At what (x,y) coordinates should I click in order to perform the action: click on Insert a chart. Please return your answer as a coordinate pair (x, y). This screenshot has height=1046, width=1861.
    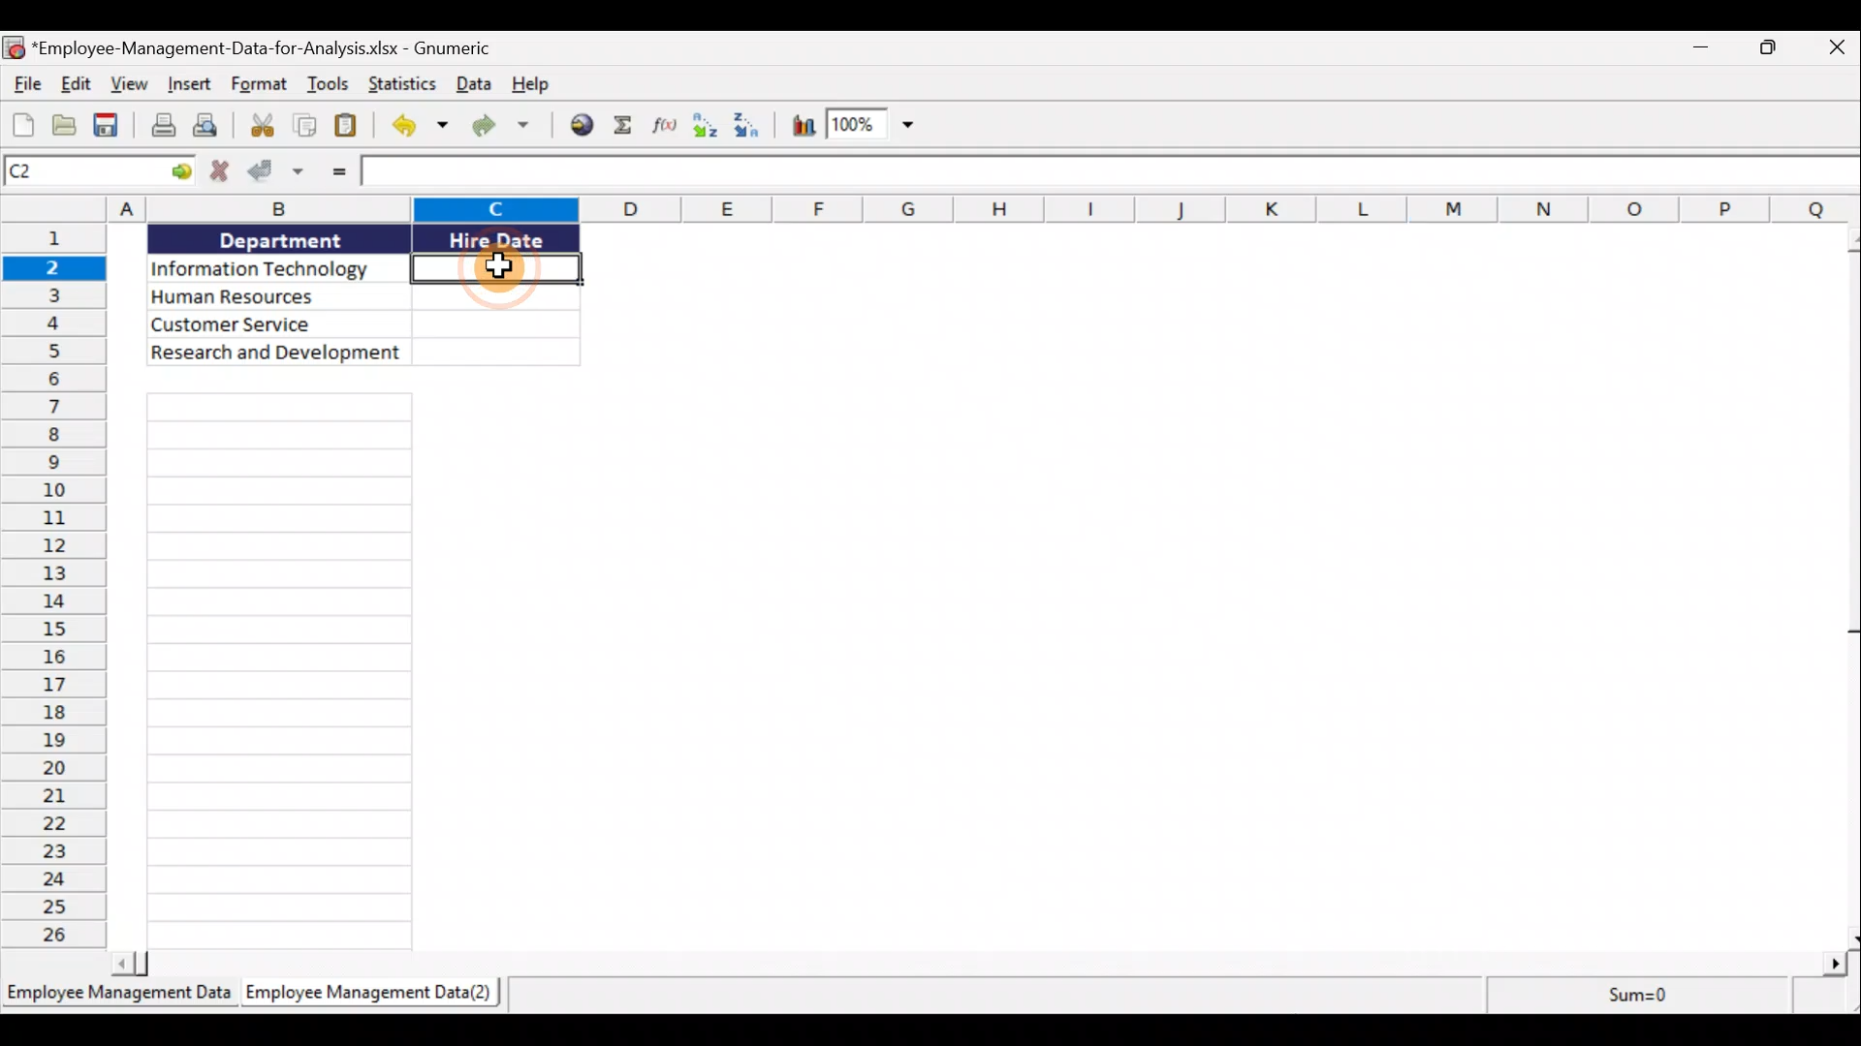
    Looking at the image, I should click on (804, 125).